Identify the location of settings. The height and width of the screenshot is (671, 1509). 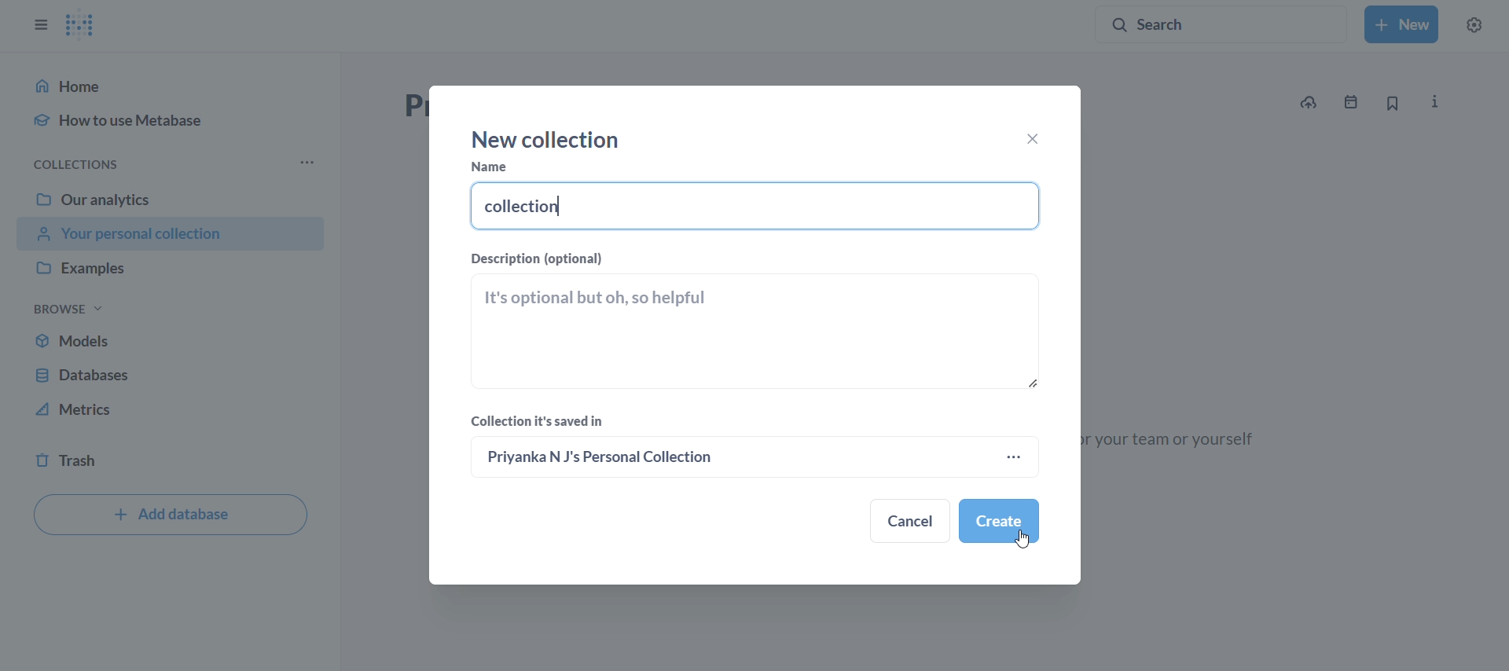
(1483, 22).